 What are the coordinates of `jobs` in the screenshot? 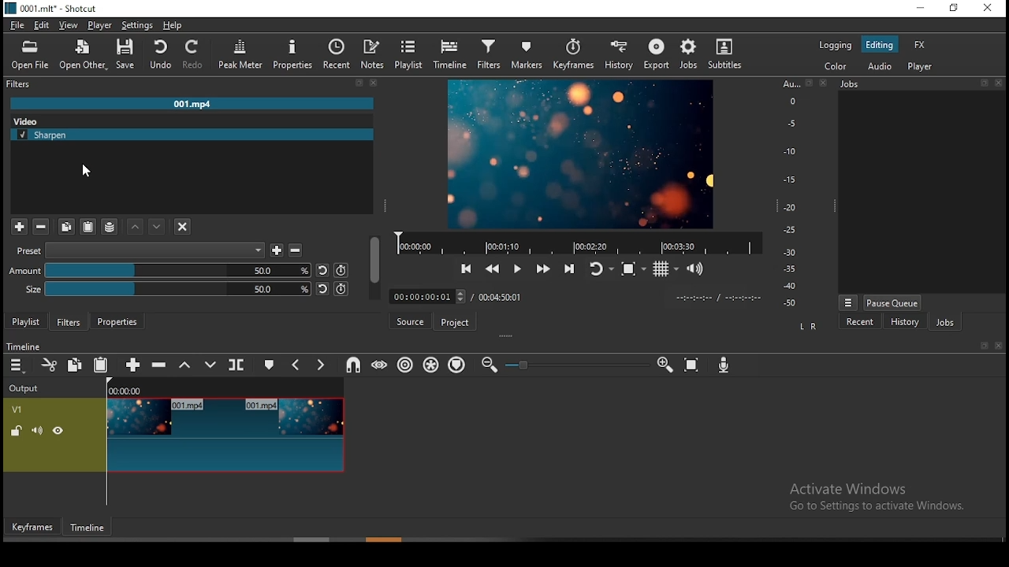 It's located at (688, 57).